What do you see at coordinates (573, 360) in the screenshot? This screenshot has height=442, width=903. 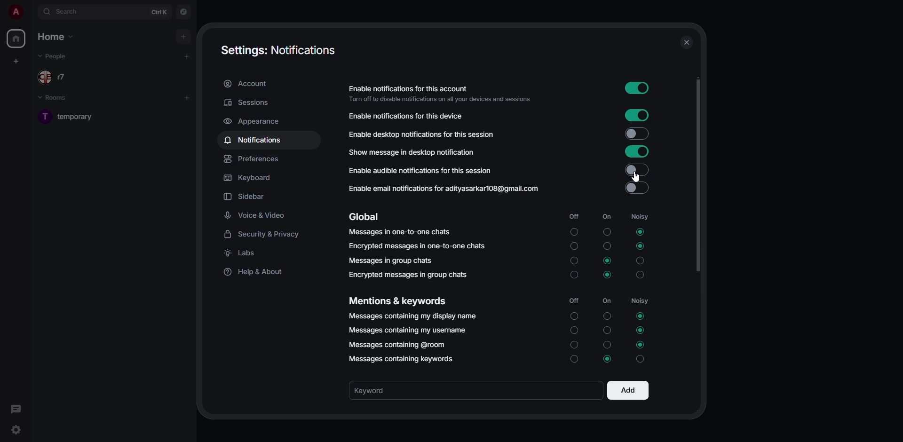 I see `off` at bounding box center [573, 360].